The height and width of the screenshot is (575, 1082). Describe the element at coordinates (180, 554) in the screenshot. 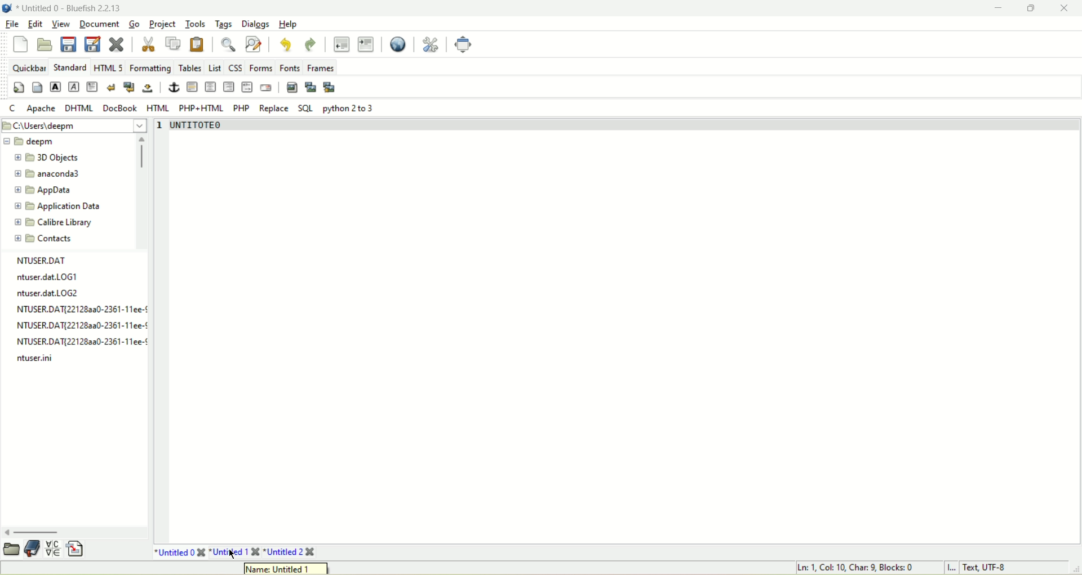

I see `*Untitled 0 ` at that location.